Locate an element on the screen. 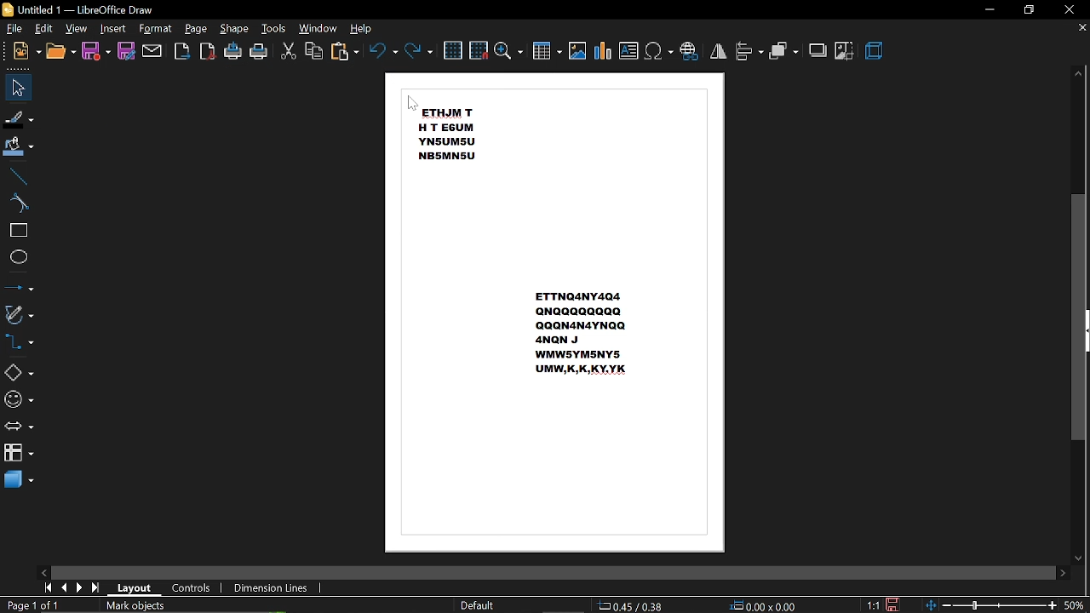 Image resolution: width=1090 pixels, height=613 pixels. Untitled 1 — LibreOffice Draw is located at coordinates (78, 9).